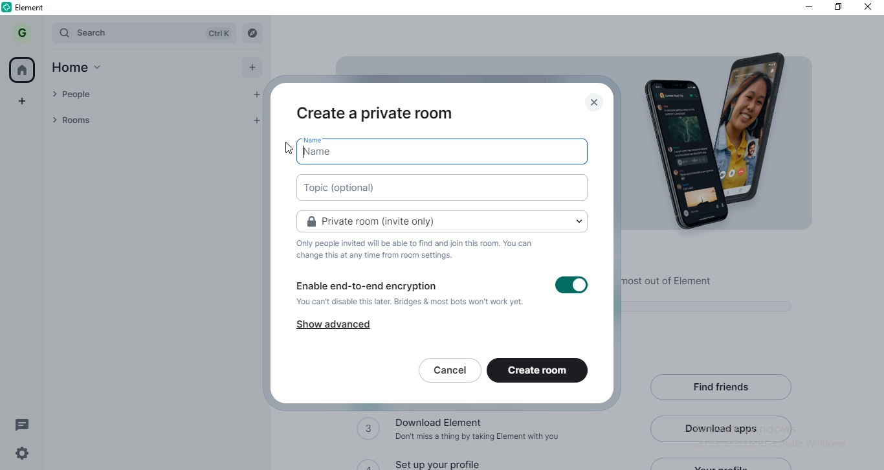 Image resolution: width=884 pixels, height=470 pixels. Describe the element at coordinates (445, 462) in the screenshot. I see `set up your profile` at that location.